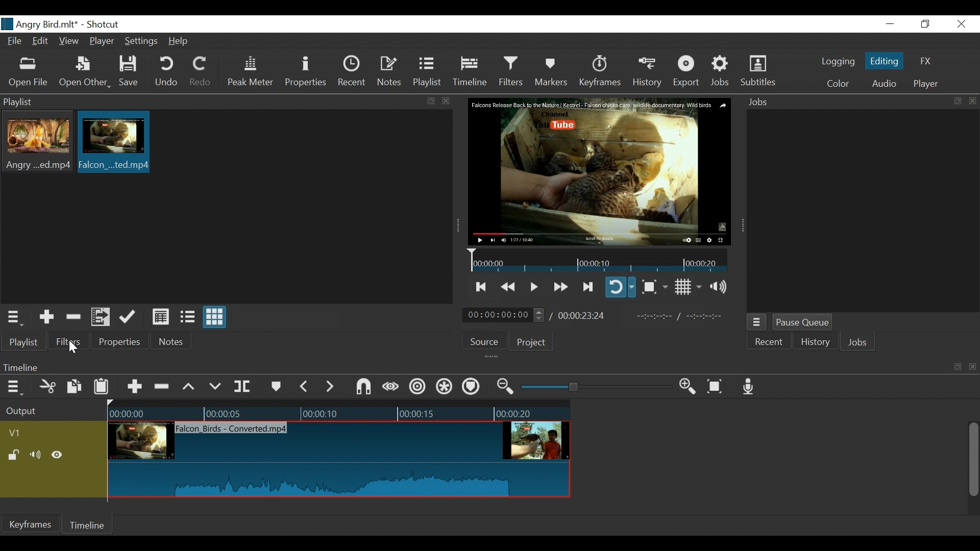  What do you see at coordinates (600, 172) in the screenshot?
I see `Media Viewer` at bounding box center [600, 172].